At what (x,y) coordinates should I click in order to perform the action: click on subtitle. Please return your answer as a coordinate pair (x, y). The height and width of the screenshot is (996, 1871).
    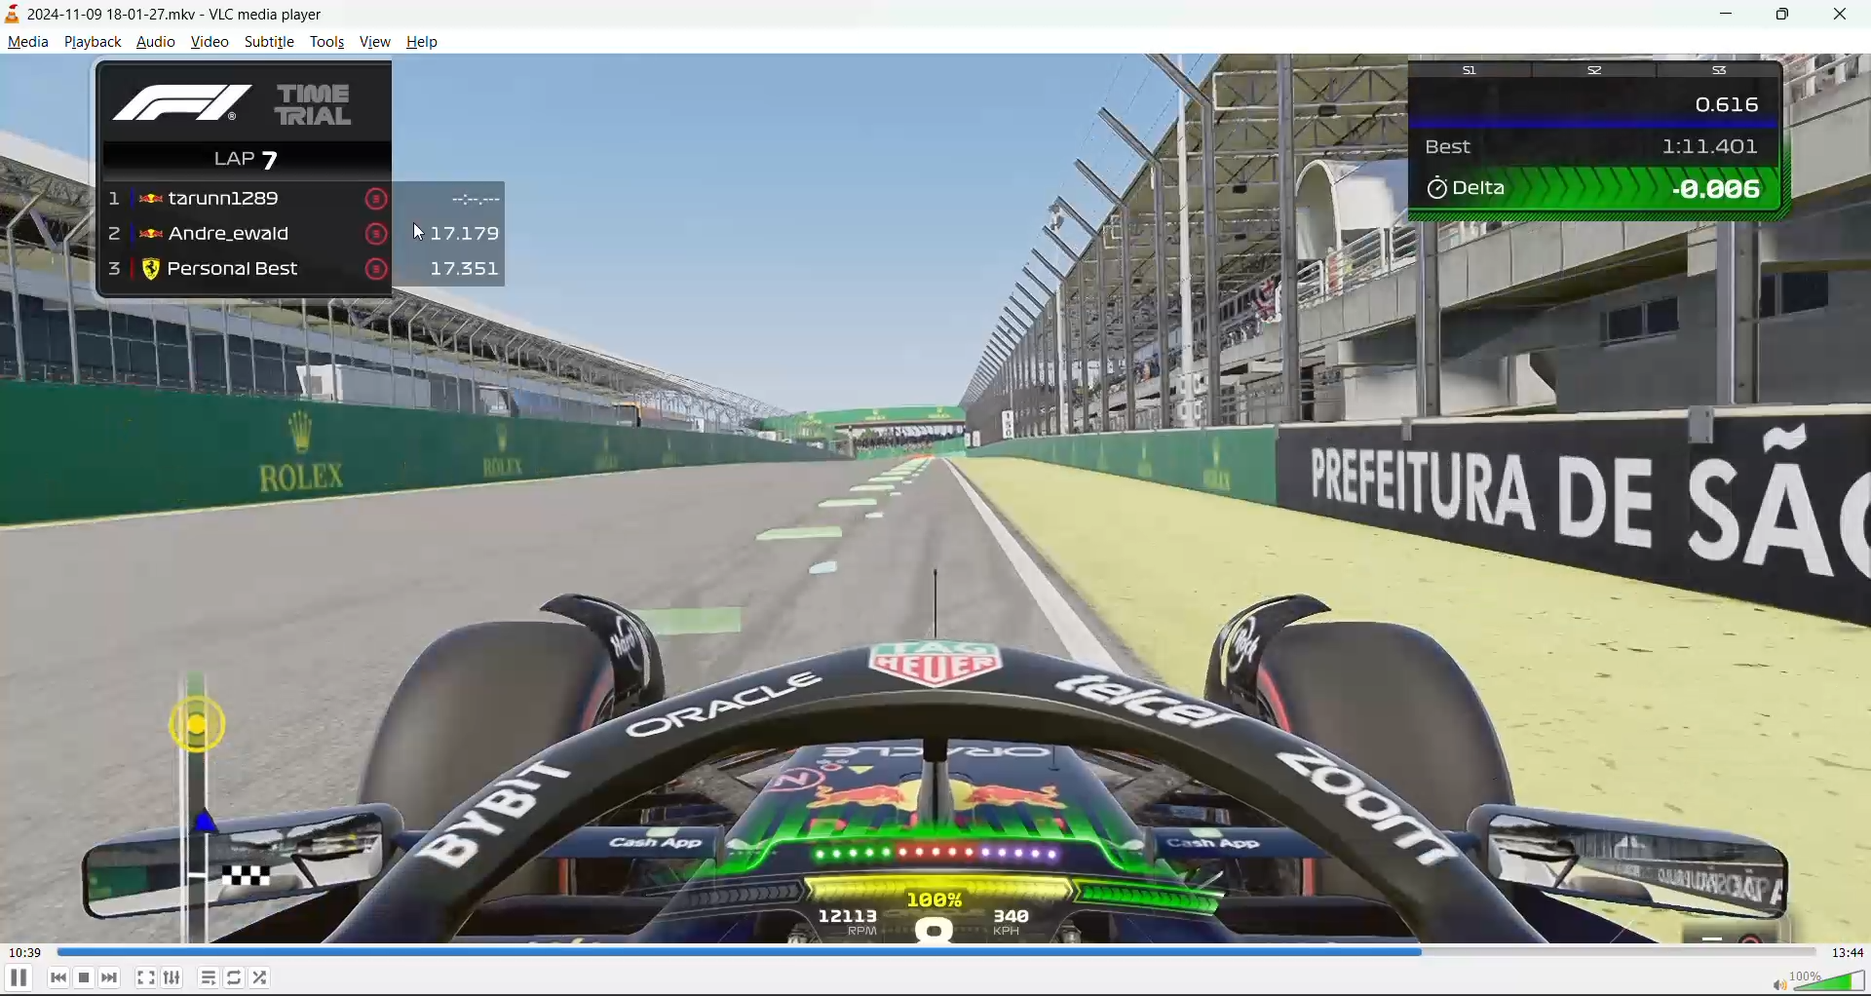
    Looking at the image, I should click on (270, 42).